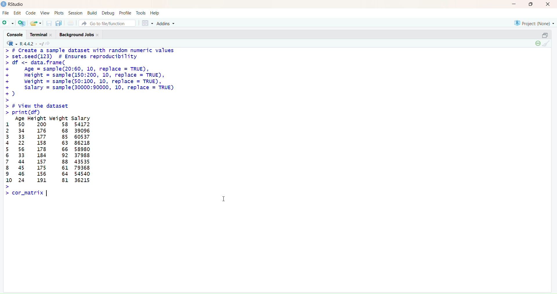  I want to click on Workspace panes, so click(146, 23).